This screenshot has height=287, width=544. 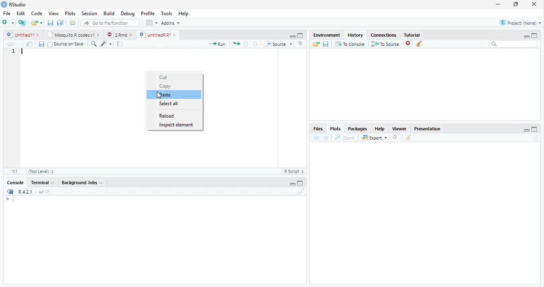 I want to click on GO to file/function, so click(x=109, y=23).